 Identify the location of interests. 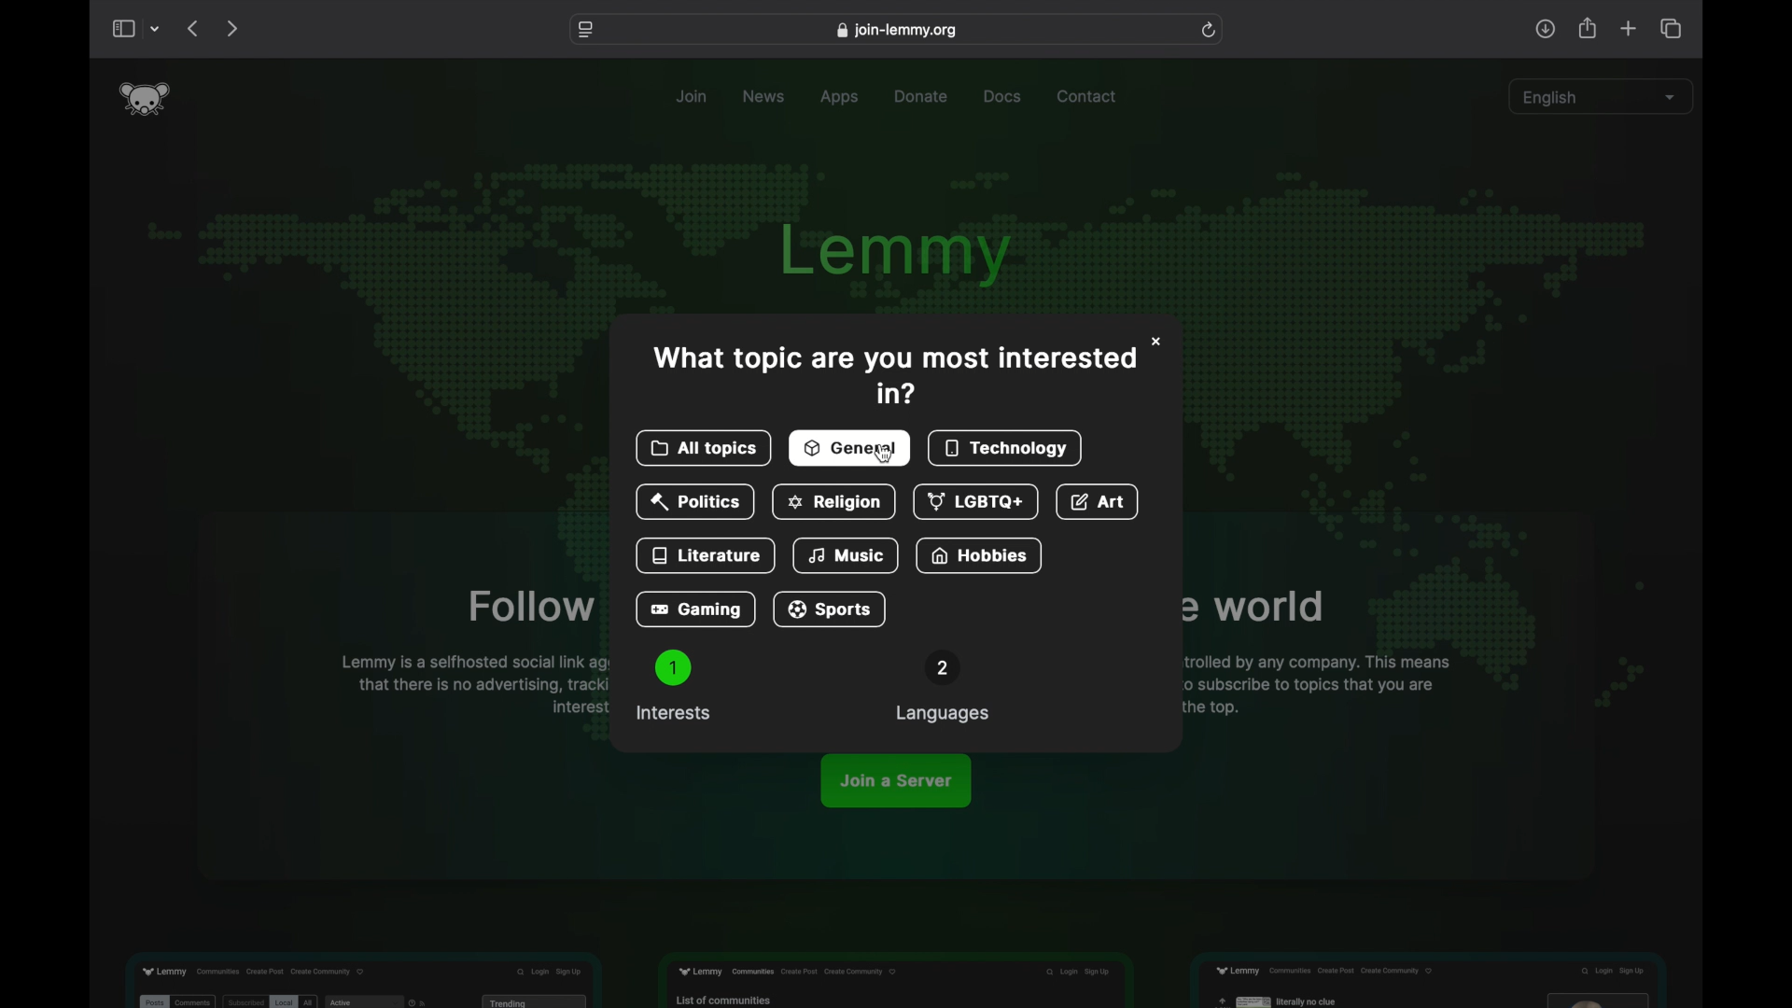
(673, 686).